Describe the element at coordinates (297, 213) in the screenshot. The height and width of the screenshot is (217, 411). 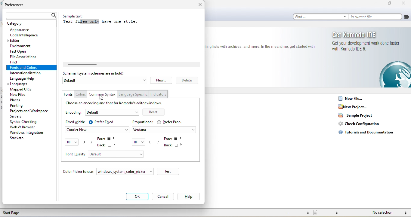
I see `file encoding` at that location.